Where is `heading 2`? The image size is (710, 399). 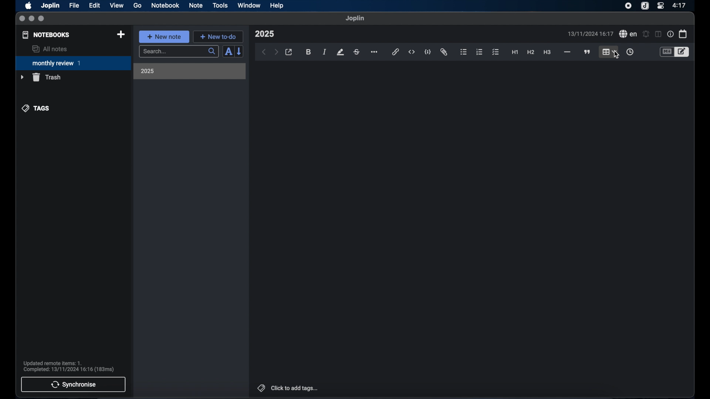
heading 2 is located at coordinates (531, 52).